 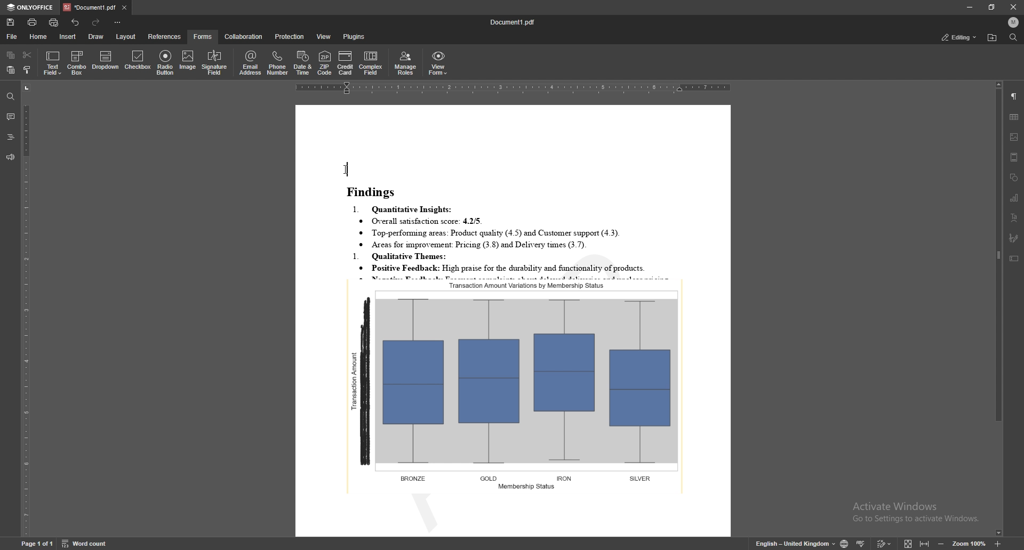 What do you see at coordinates (969, 7) in the screenshot?
I see `minimize` at bounding box center [969, 7].